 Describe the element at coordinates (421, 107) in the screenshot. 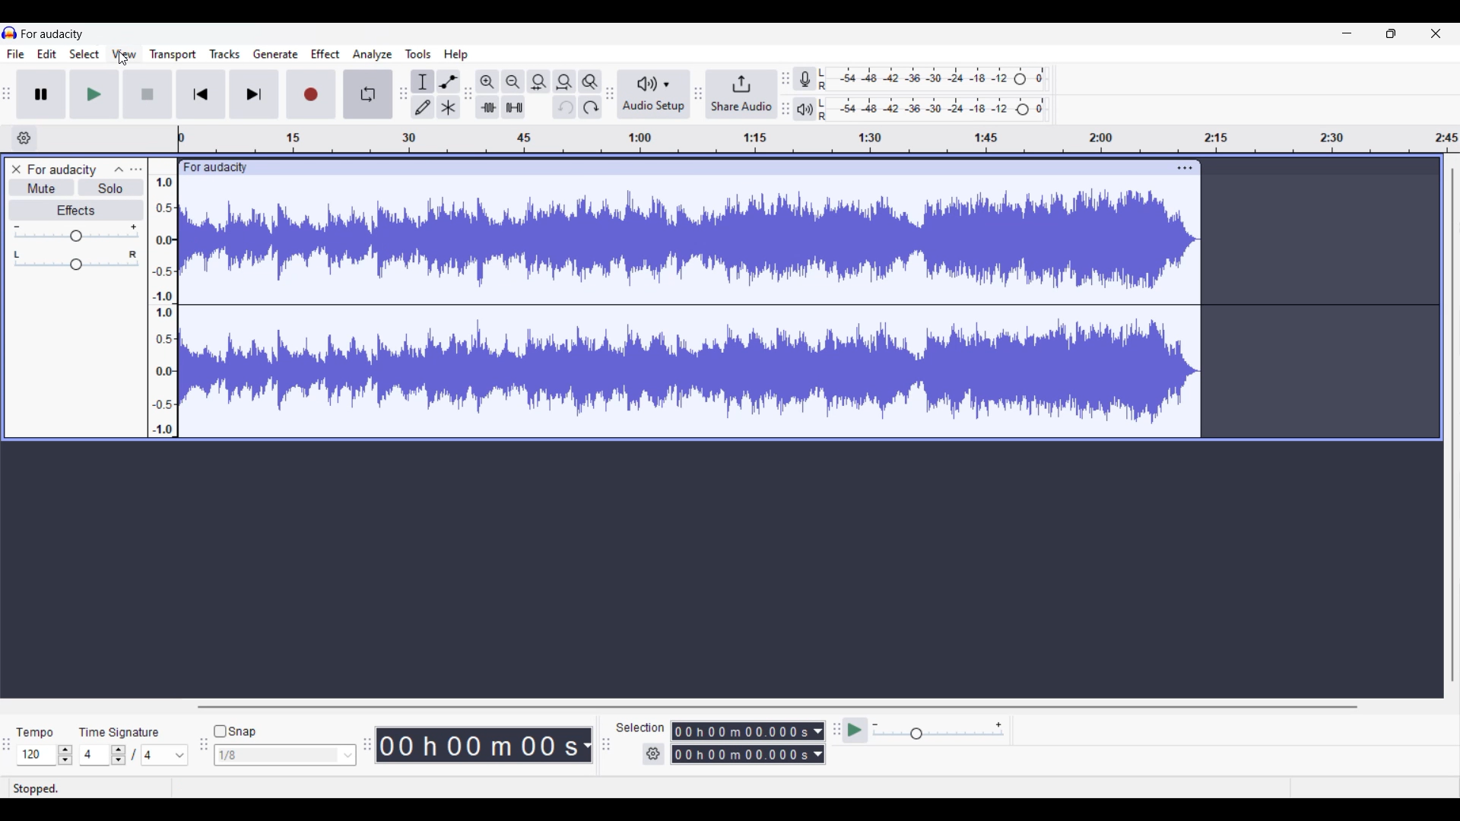

I see `Draw tool` at that location.